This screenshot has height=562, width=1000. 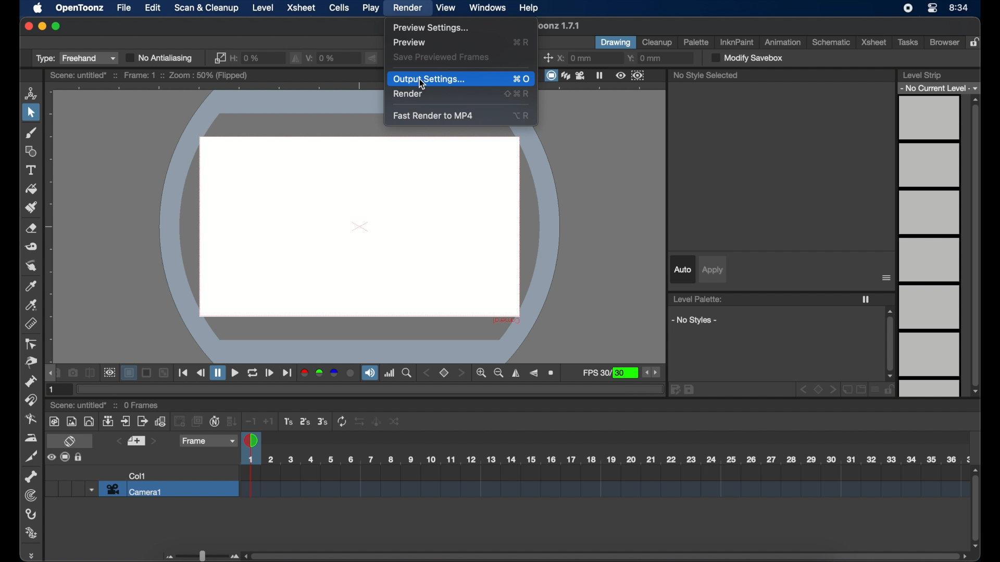 I want to click on screen recorder icon, so click(x=908, y=8).